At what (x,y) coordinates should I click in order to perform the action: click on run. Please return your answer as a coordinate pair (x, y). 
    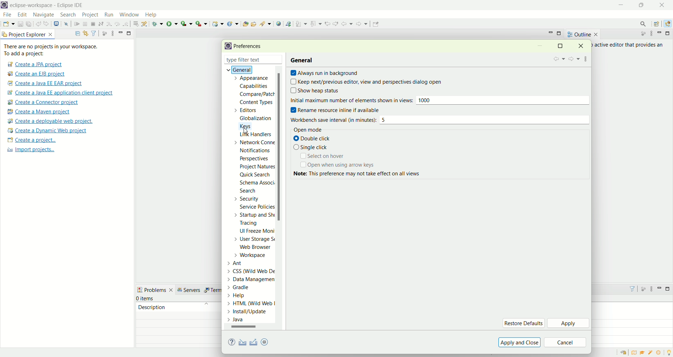
    Looking at the image, I should click on (172, 23).